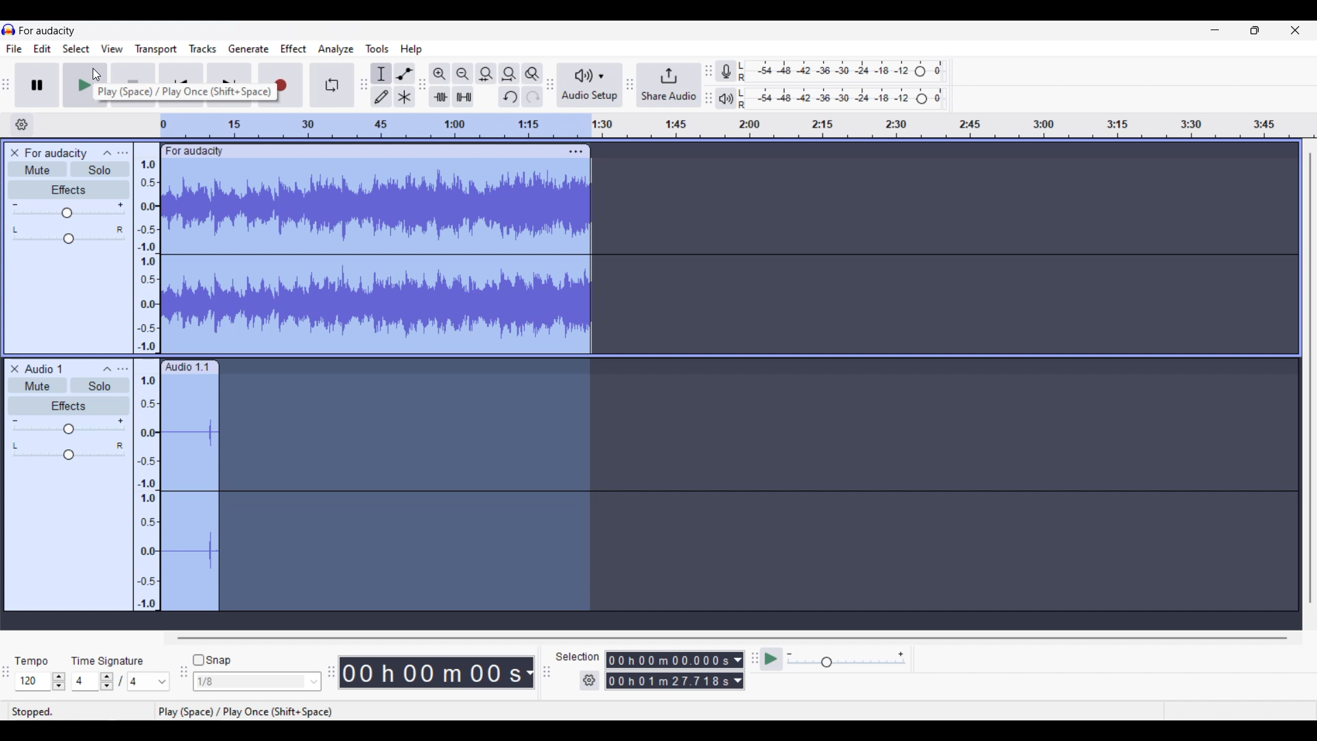 Image resolution: width=1317 pixels, height=741 pixels. I want to click on Select, so click(76, 48).